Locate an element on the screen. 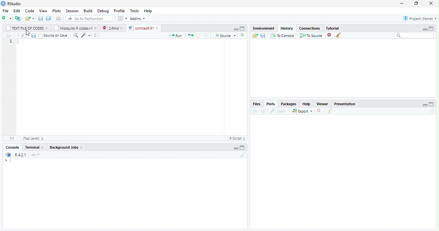  minimize is located at coordinates (236, 29).